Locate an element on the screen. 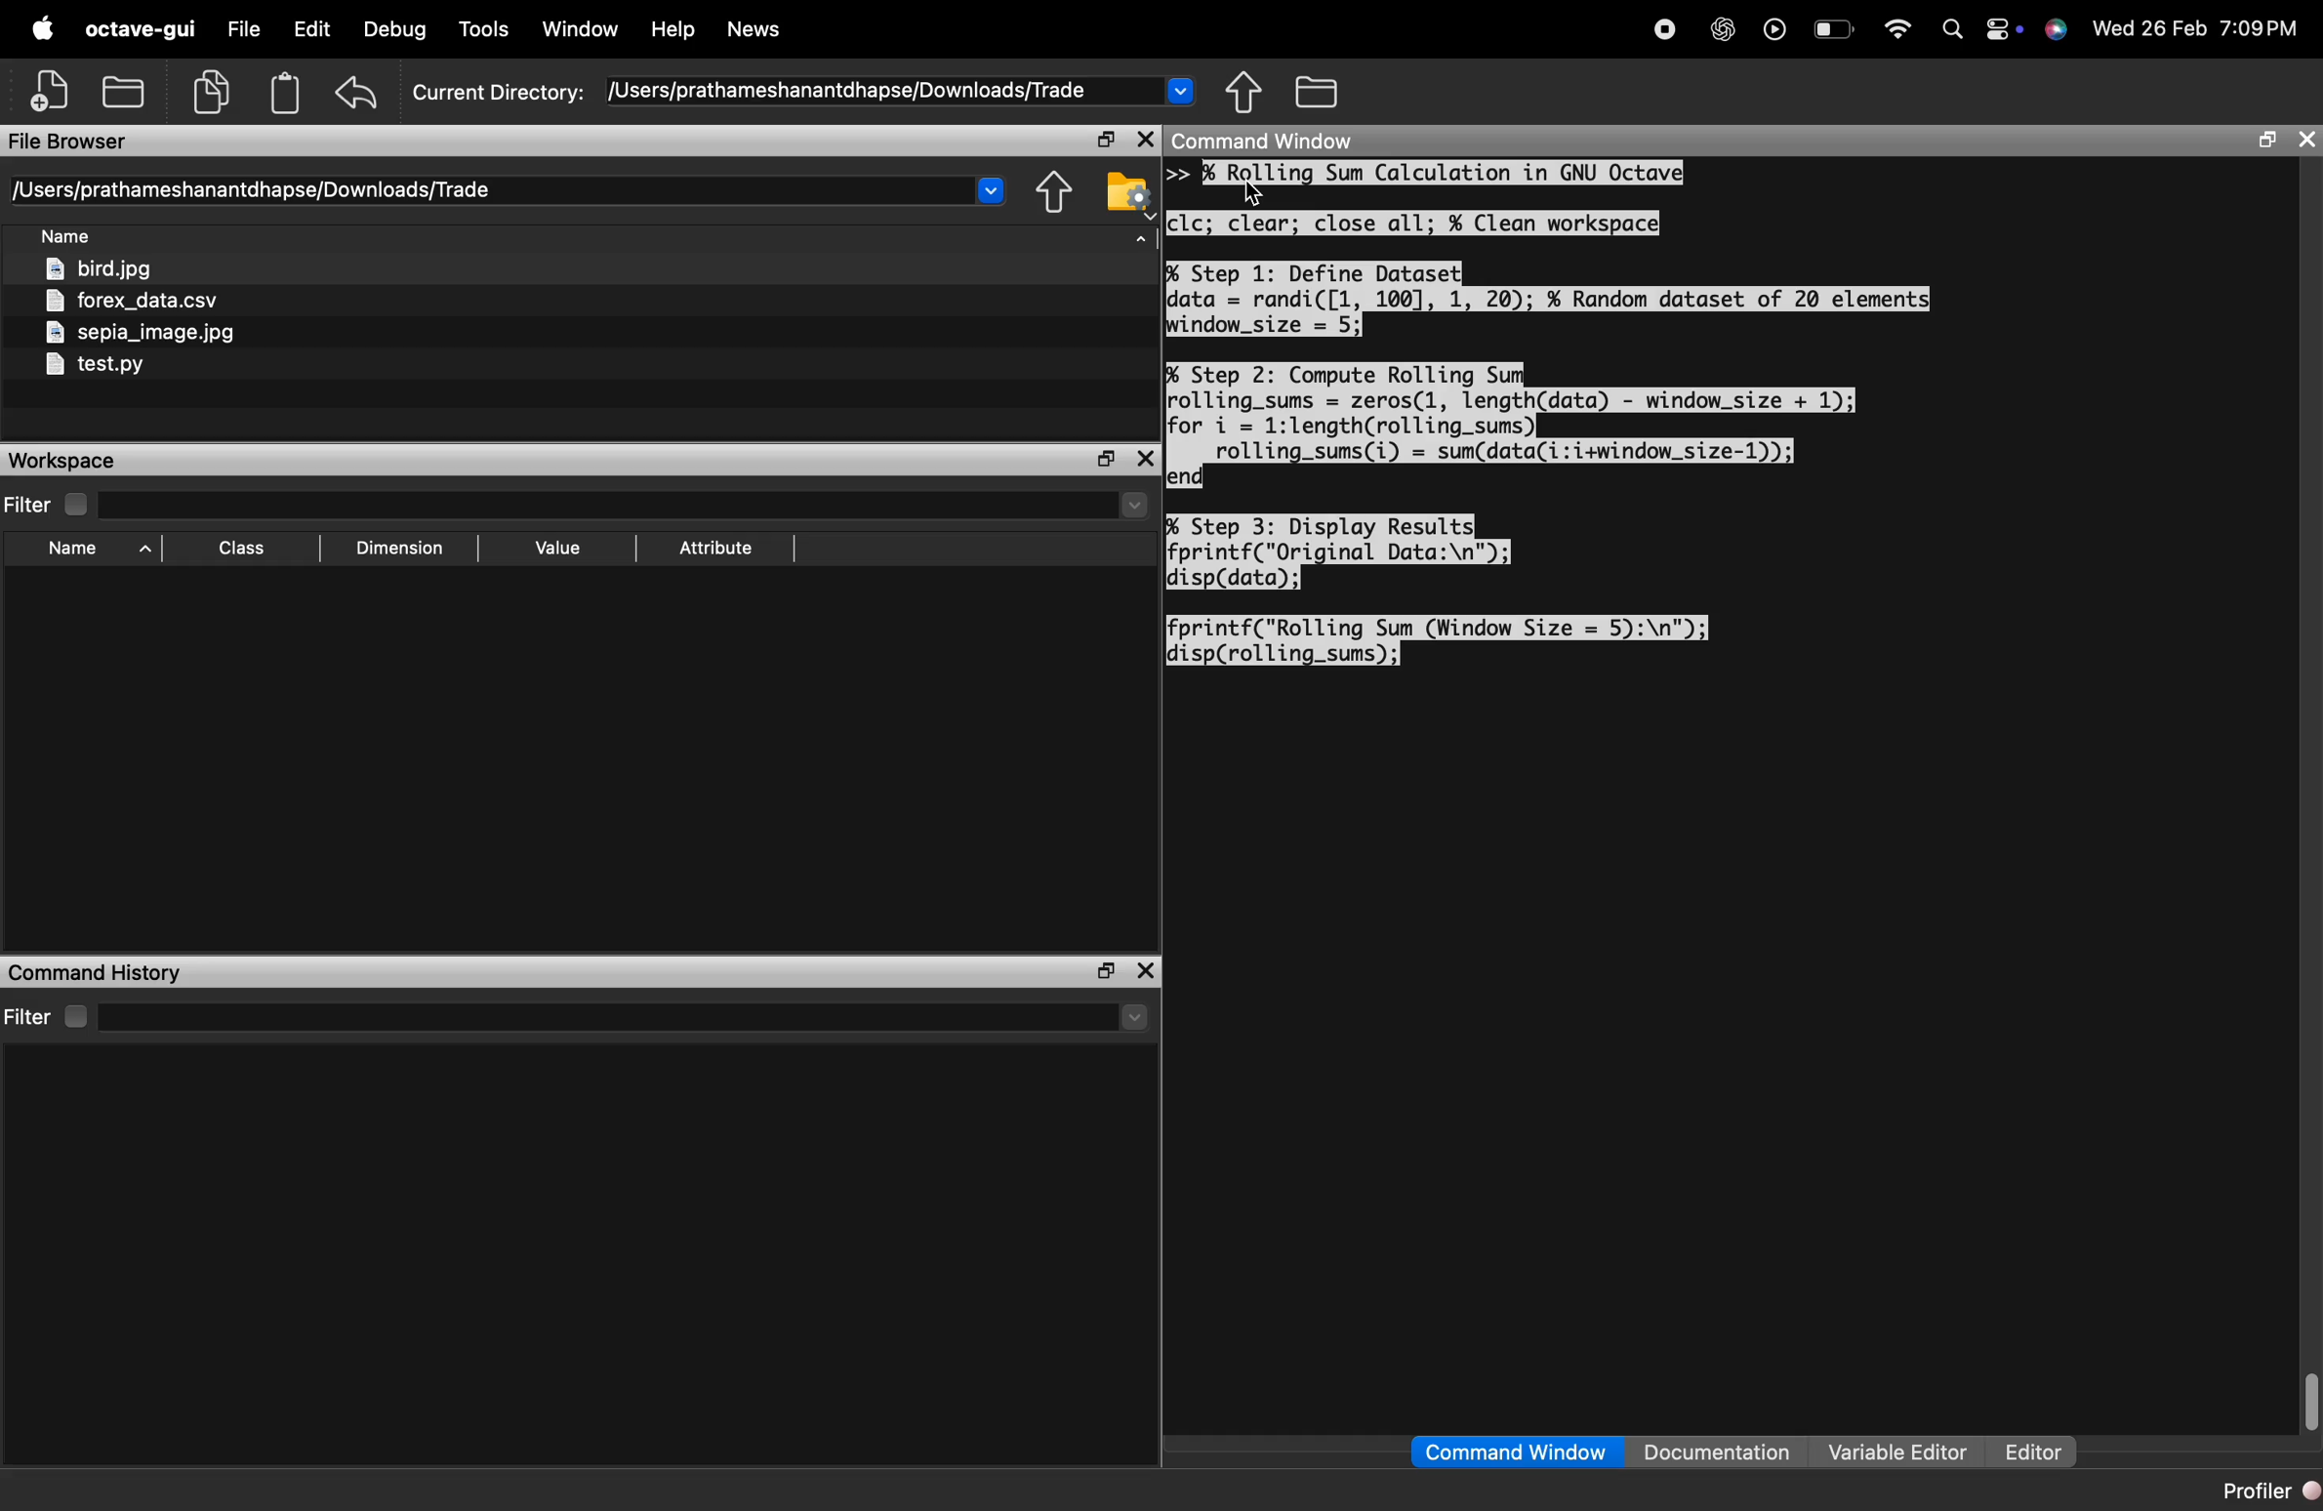  paste is located at coordinates (287, 92).